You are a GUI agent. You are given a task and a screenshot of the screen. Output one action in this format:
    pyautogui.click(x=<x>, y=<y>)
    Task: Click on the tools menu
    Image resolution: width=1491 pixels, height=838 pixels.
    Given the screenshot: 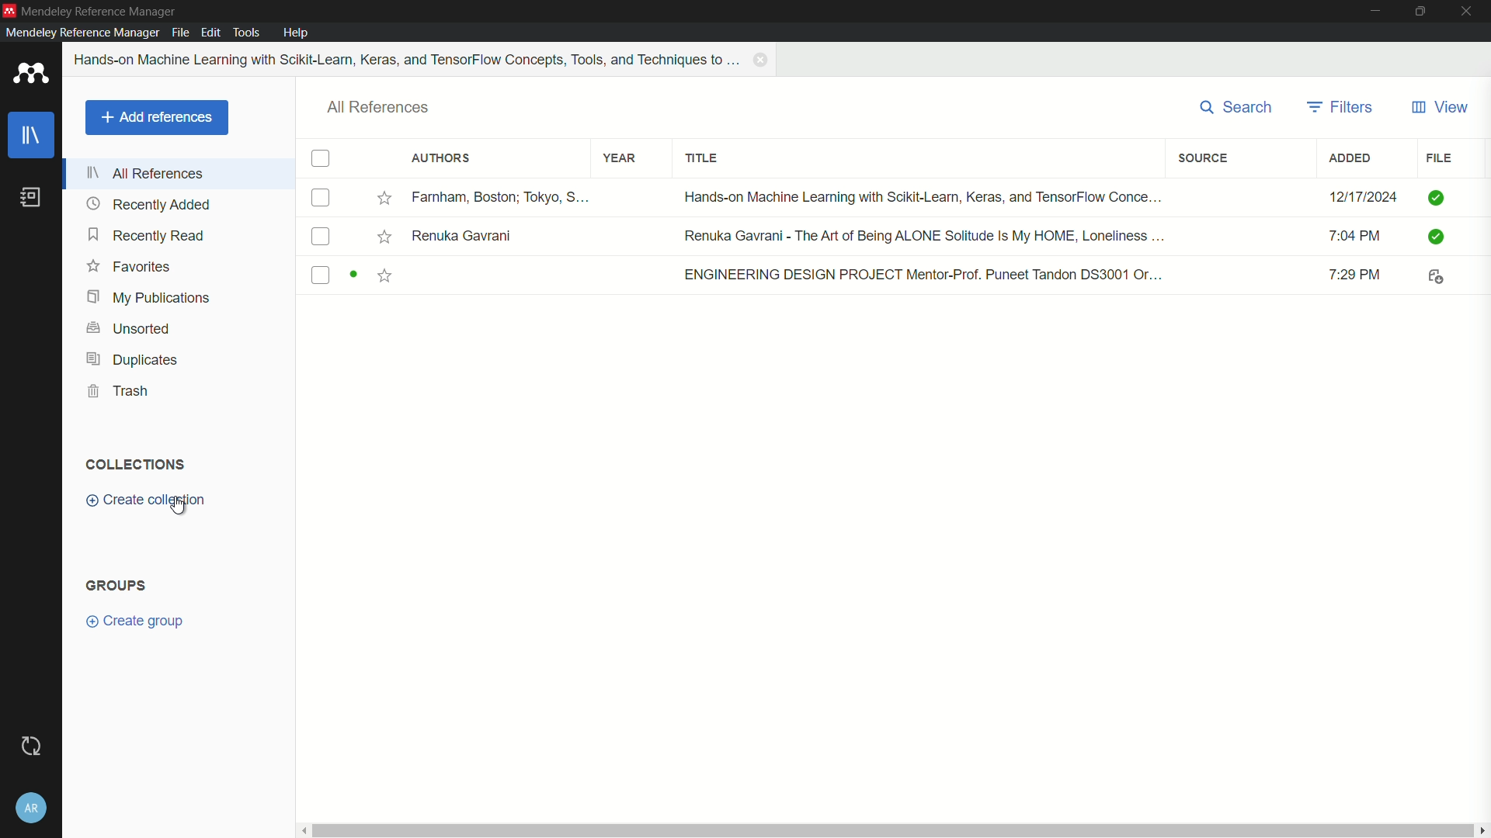 What is the action you would take?
    pyautogui.click(x=245, y=33)
    